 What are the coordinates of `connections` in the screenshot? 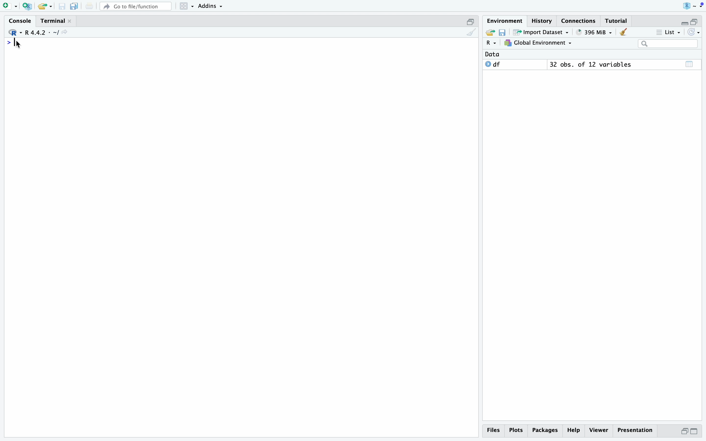 It's located at (579, 21).